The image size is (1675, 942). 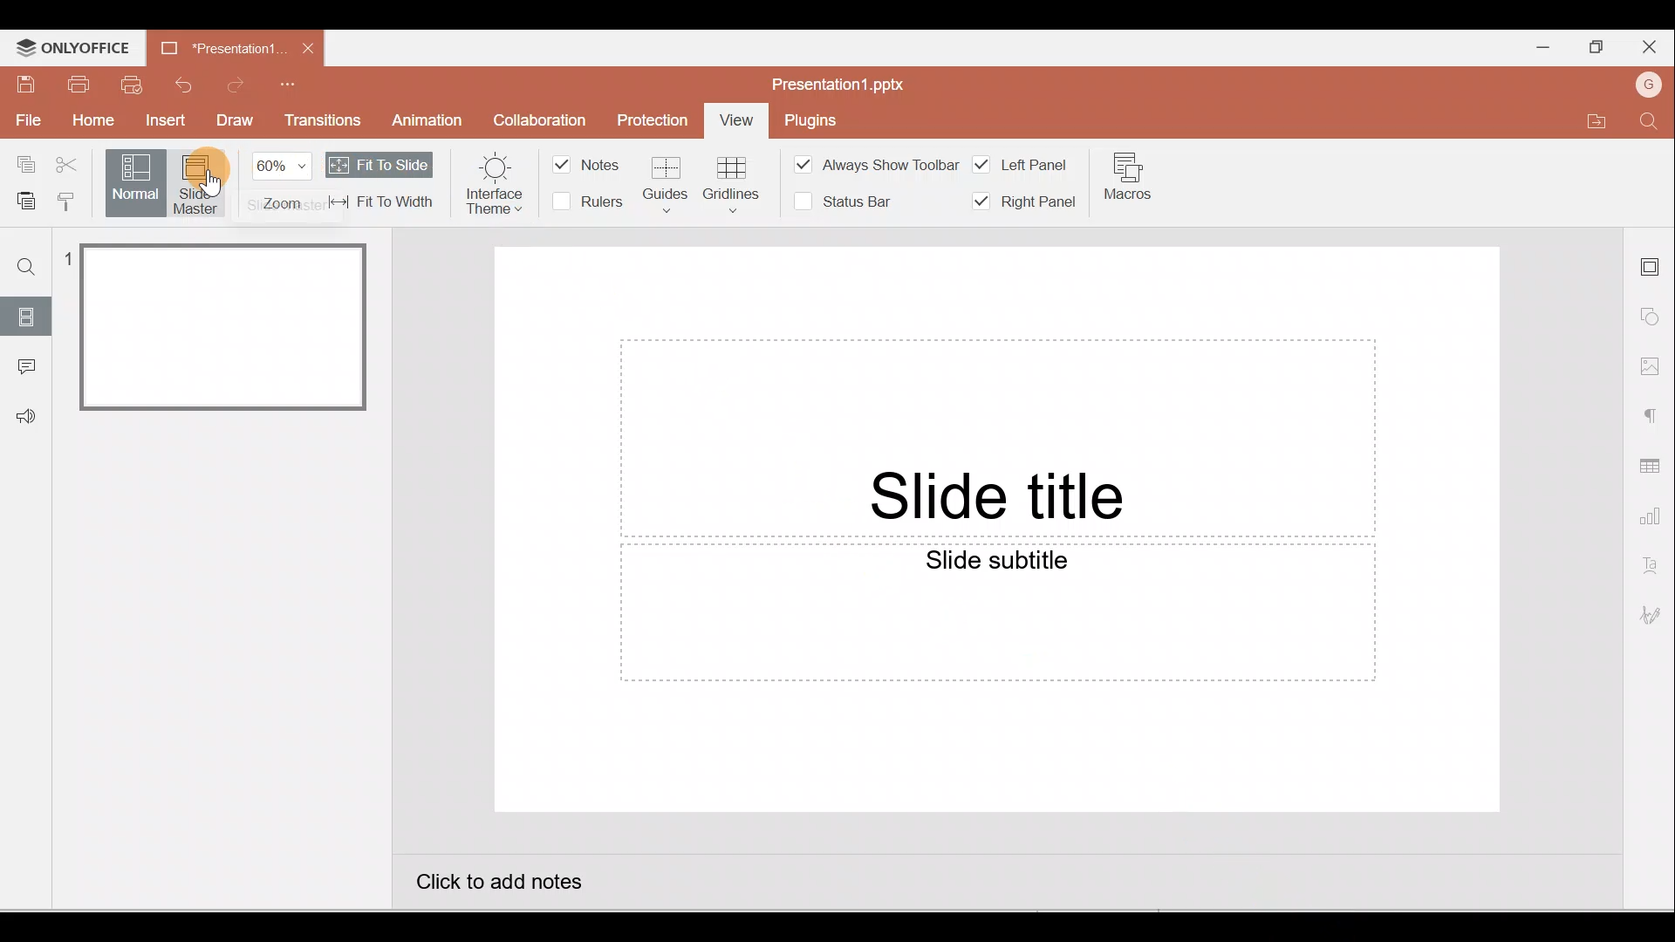 I want to click on Print file, so click(x=78, y=85).